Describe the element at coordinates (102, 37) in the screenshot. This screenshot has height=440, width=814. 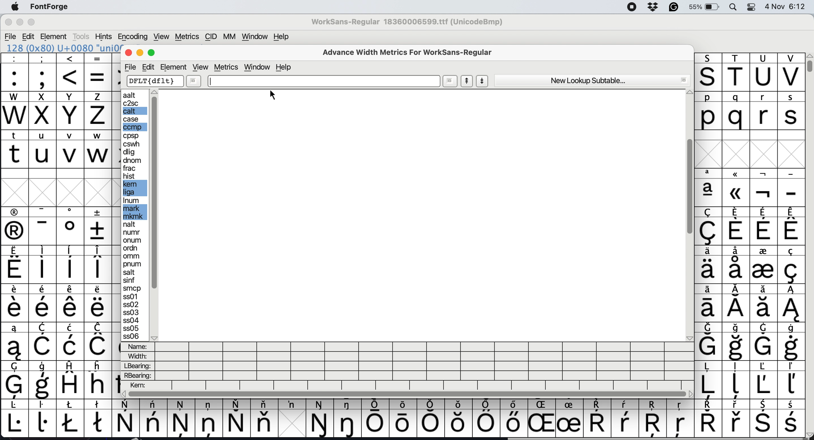
I see `Hints` at that location.